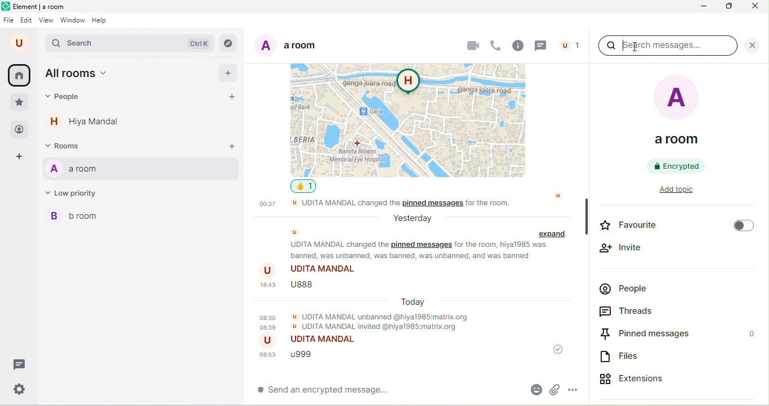  Describe the element at coordinates (496, 44) in the screenshot. I see `voice call` at that location.